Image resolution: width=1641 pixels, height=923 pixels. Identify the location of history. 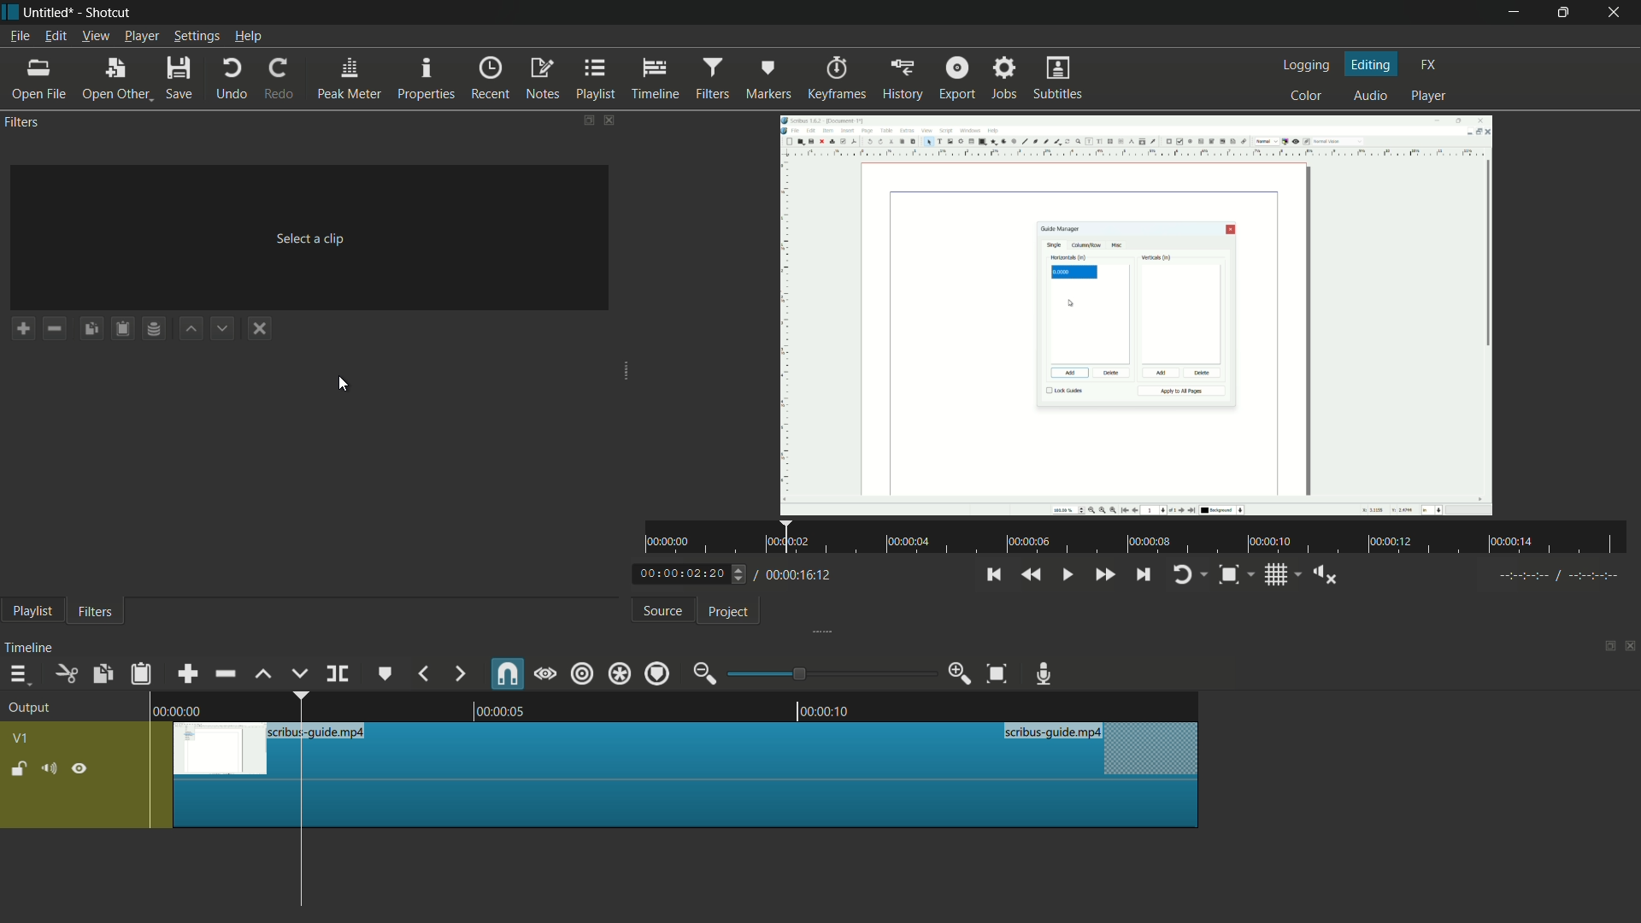
(902, 80).